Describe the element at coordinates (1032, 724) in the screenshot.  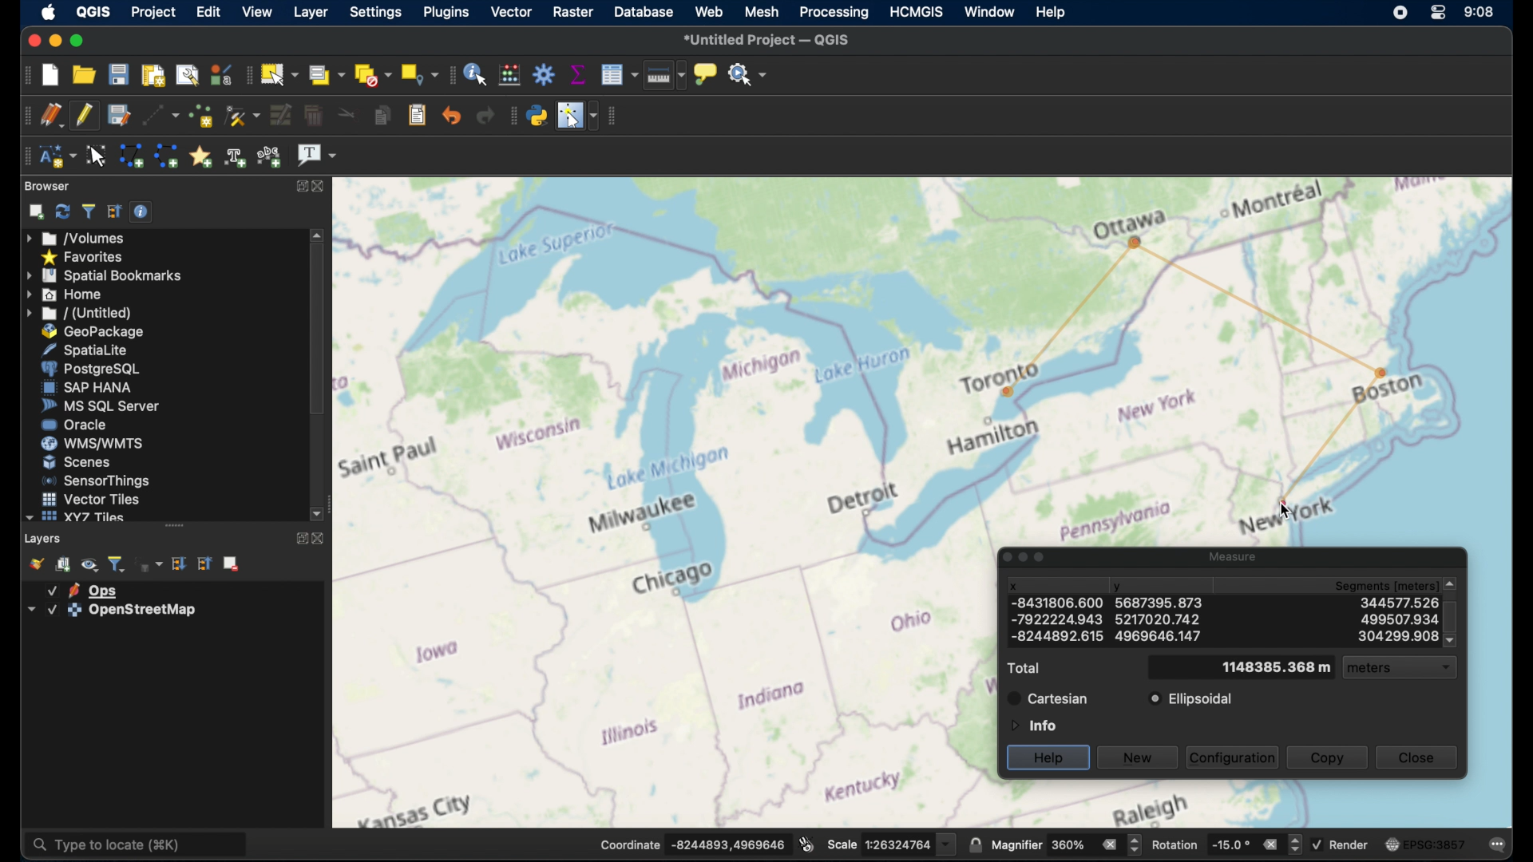
I see `information` at that location.